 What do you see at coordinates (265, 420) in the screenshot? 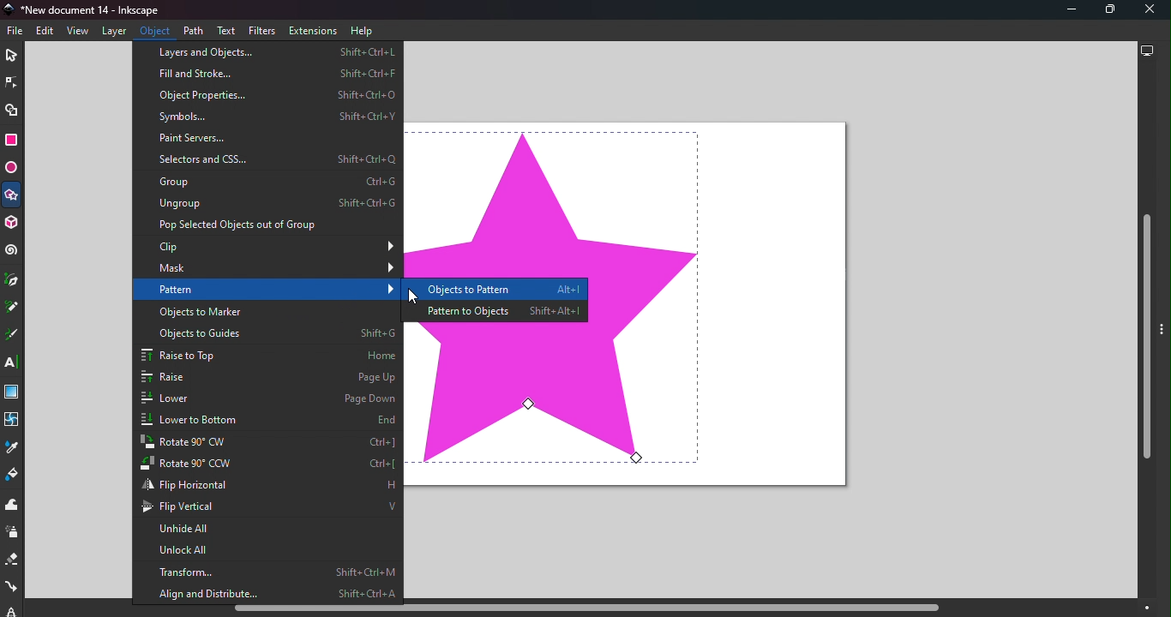
I see `Lower to bottom` at bounding box center [265, 420].